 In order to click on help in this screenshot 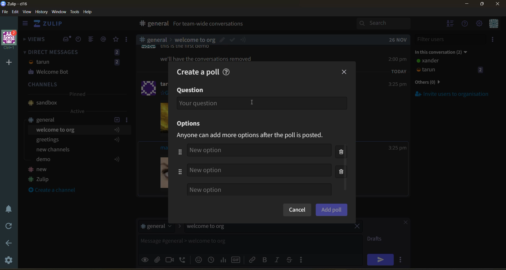, I will do `click(228, 71)`.